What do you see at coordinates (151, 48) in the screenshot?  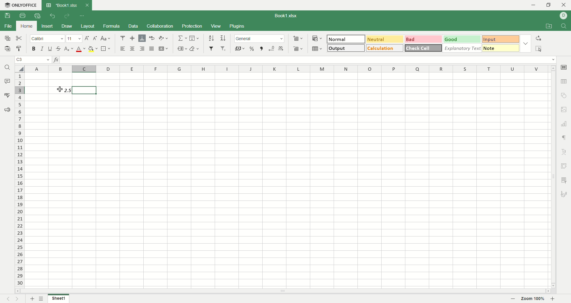 I see `justified` at bounding box center [151, 48].